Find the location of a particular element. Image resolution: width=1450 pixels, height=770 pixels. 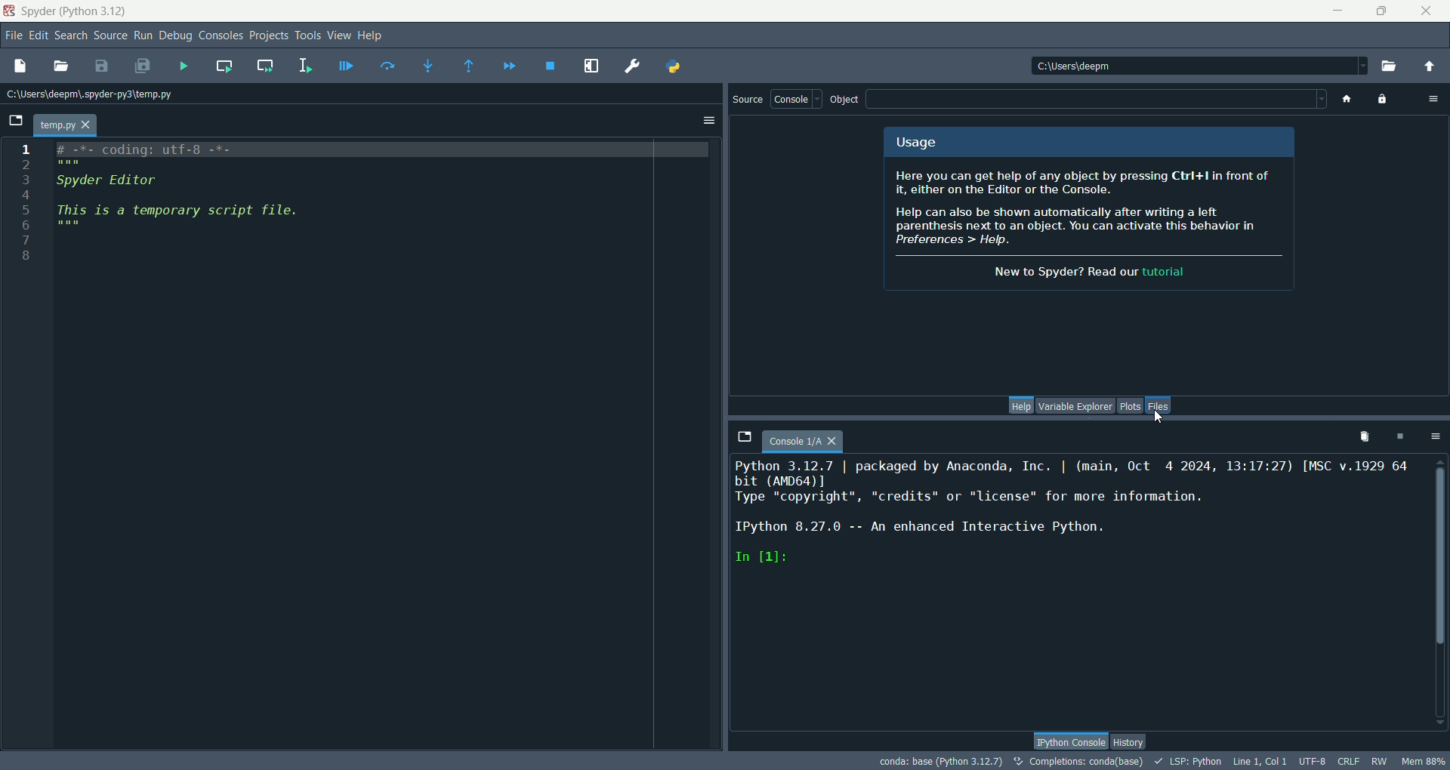

object is located at coordinates (847, 98).